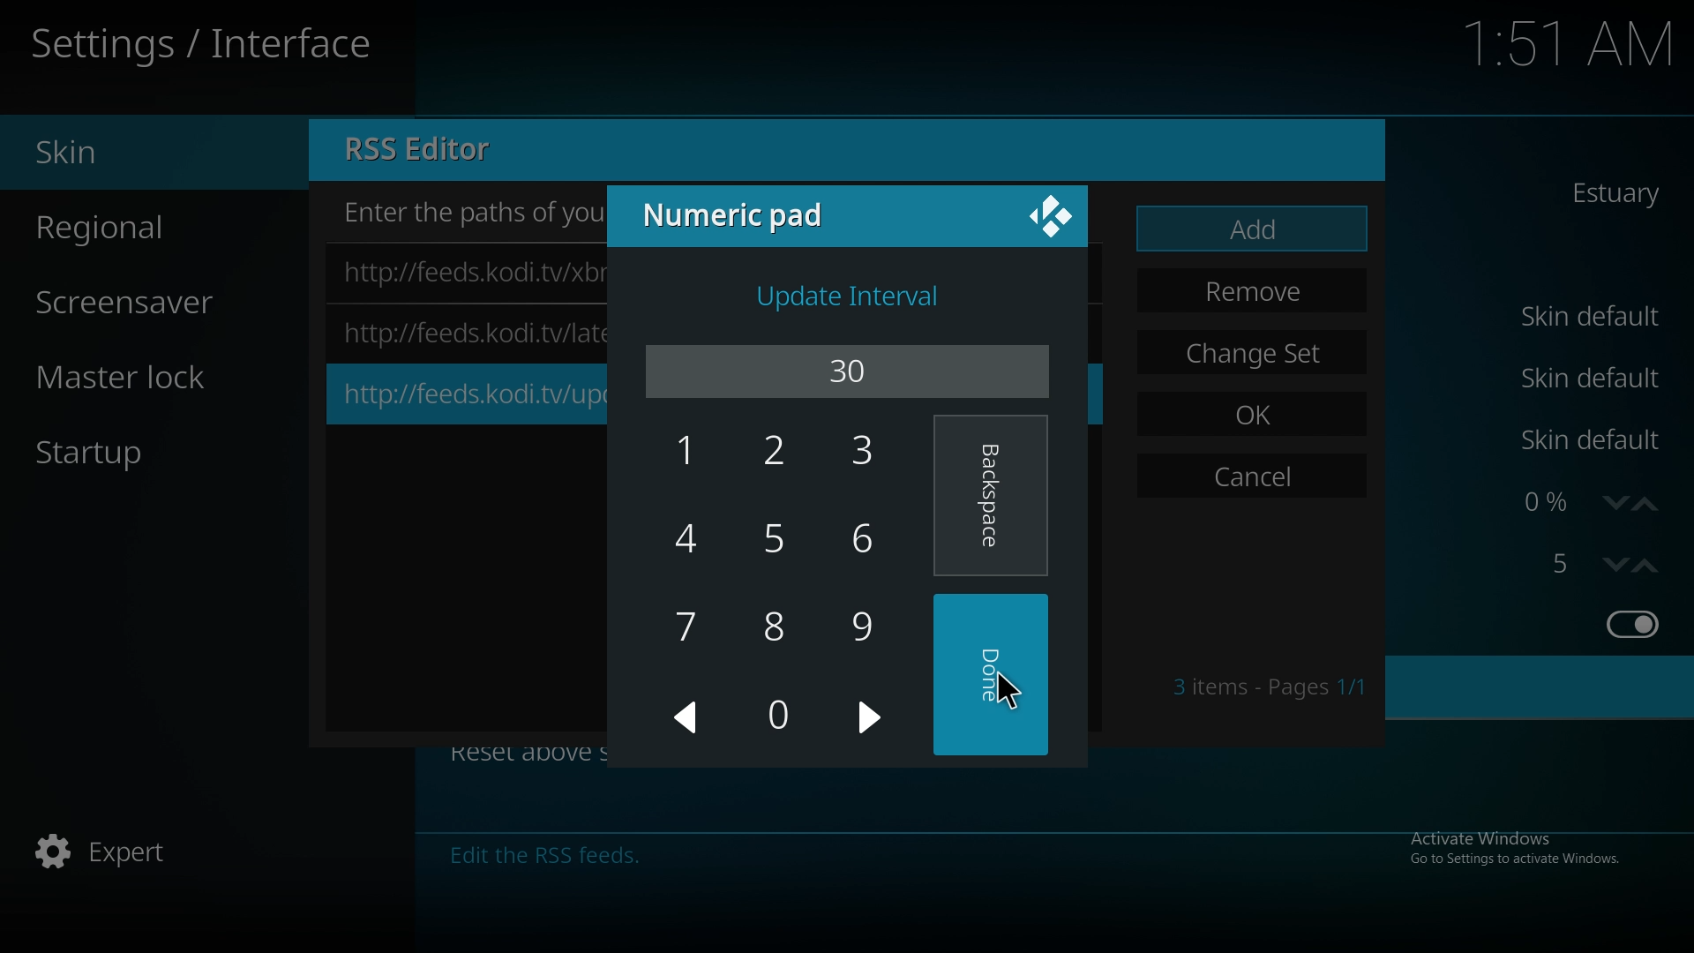 This screenshot has height=953, width=1694. I want to click on left arrow, so click(683, 720).